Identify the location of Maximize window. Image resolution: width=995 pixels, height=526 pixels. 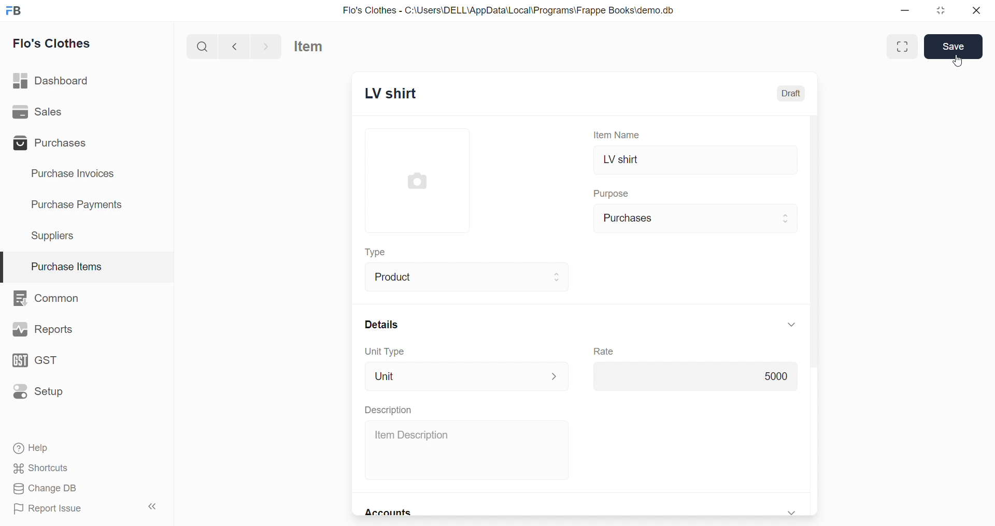
(904, 47).